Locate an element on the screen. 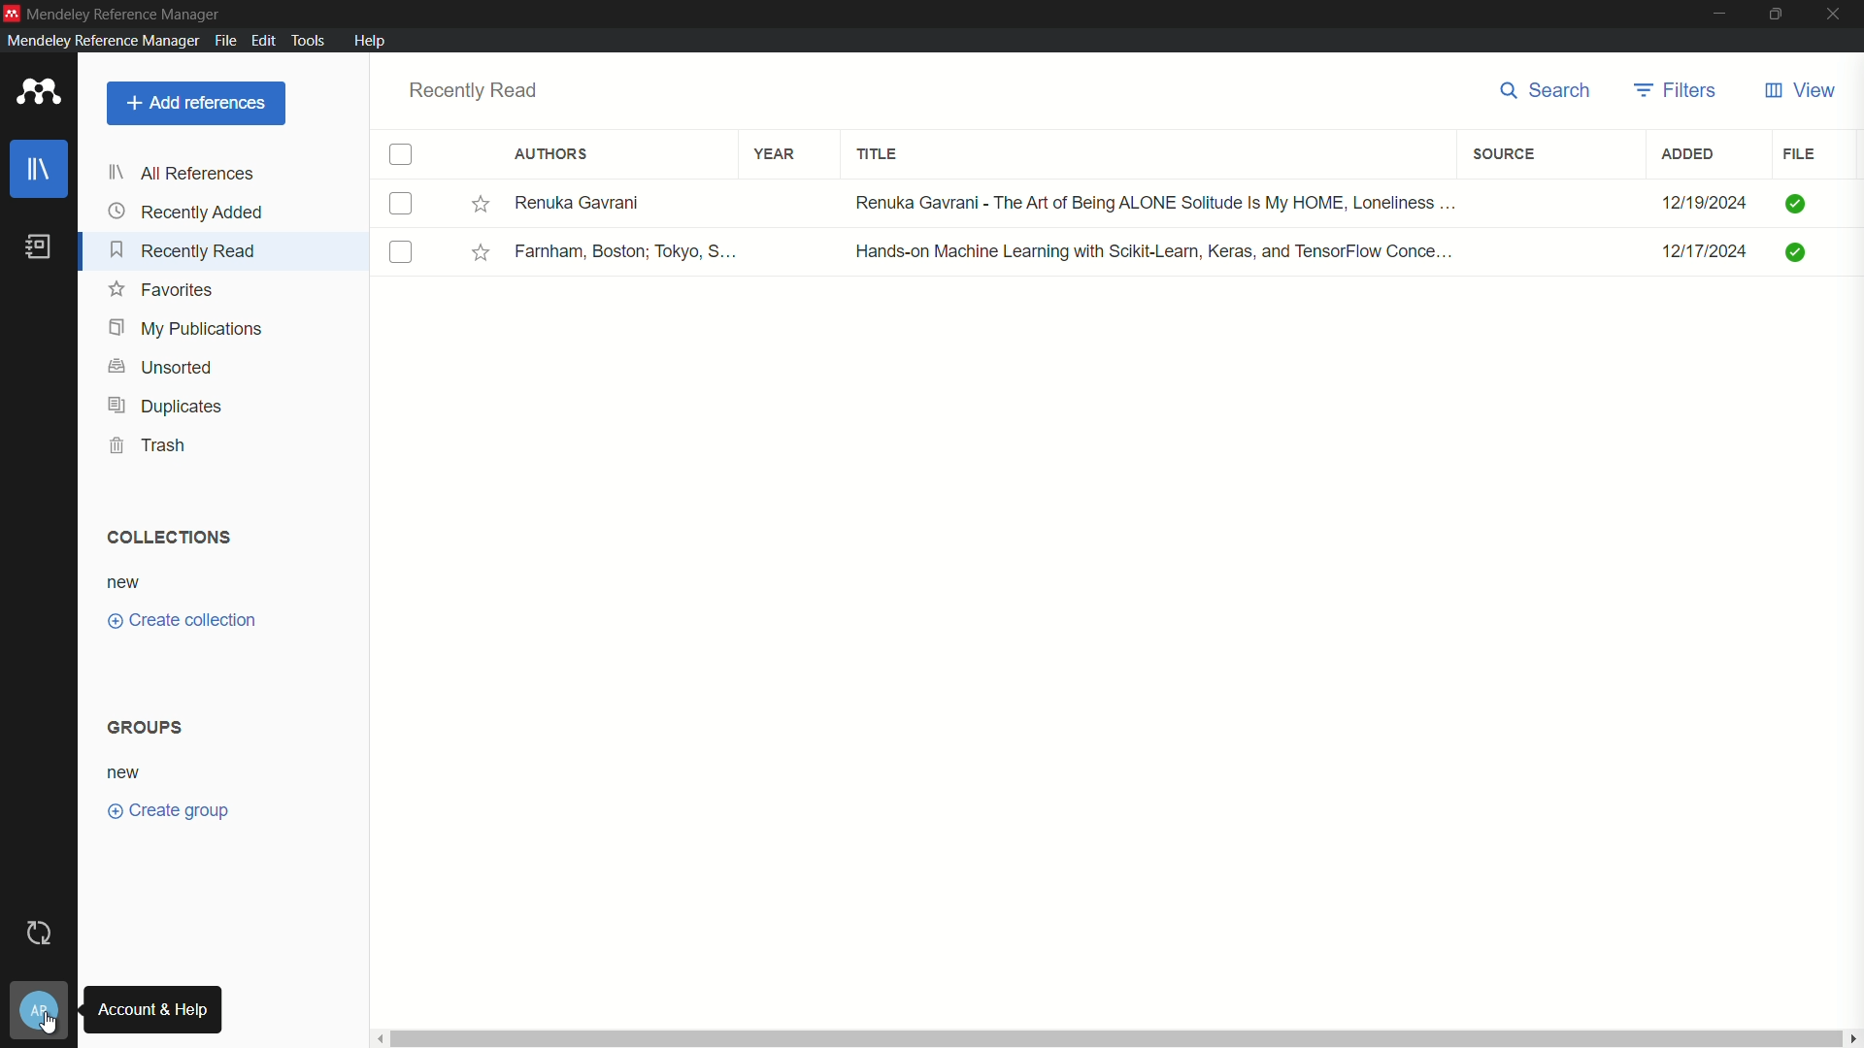 The width and height of the screenshot is (1864, 1048). collections is located at coordinates (166, 537).